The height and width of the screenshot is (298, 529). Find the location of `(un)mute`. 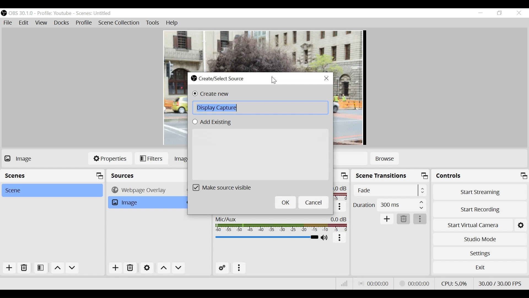

(un)mute is located at coordinates (325, 238).